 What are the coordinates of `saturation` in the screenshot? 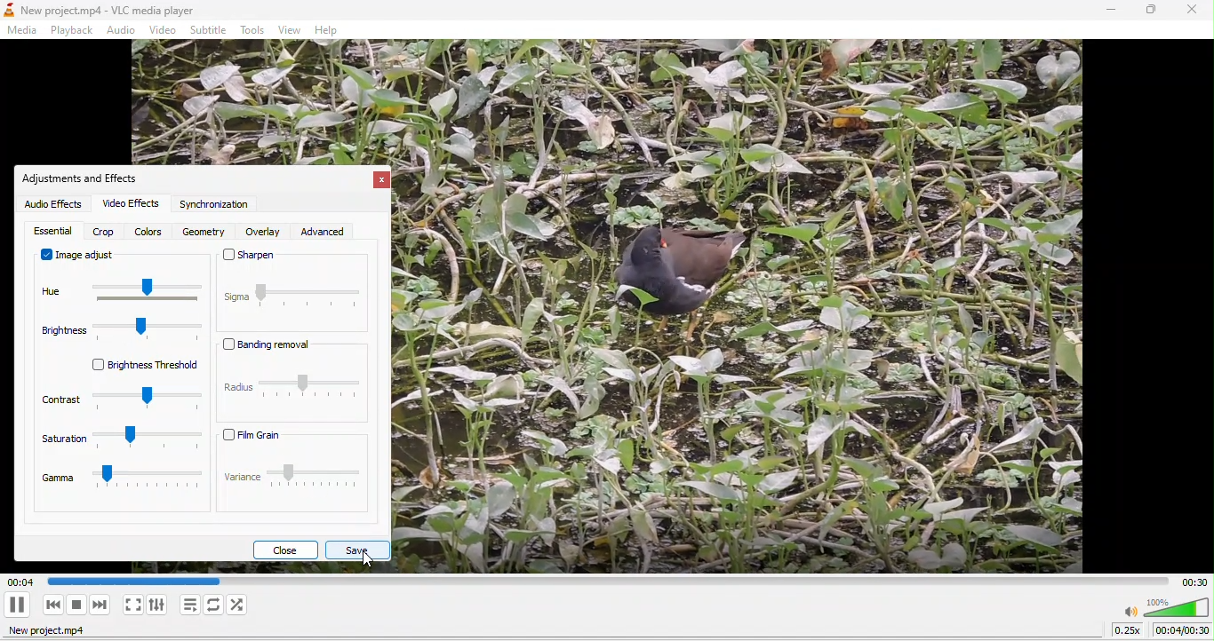 It's located at (119, 444).